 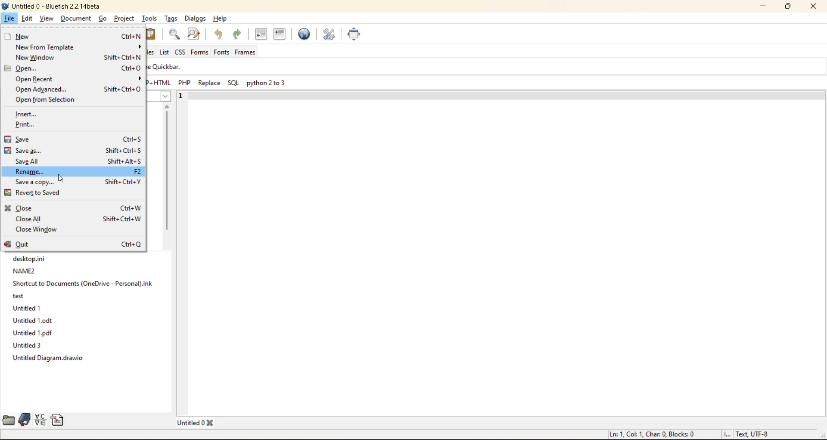 What do you see at coordinates (45, 90) in the screenshot?
I see `open advanced` at bounding box center [45, 90].